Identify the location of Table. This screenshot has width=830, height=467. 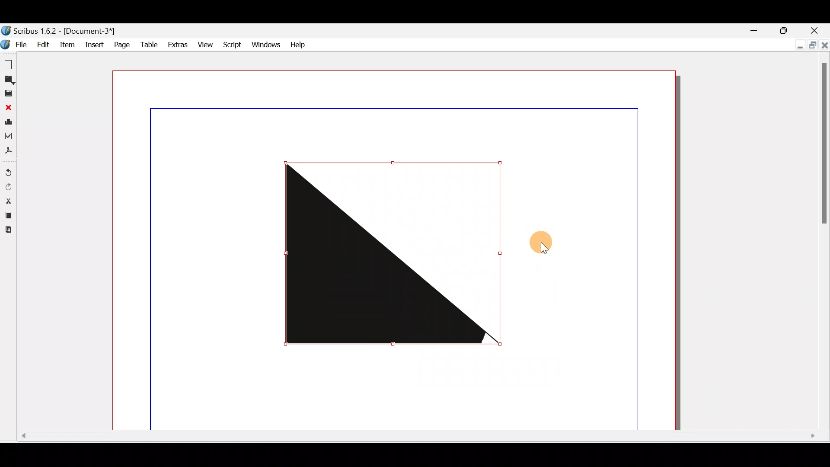
(147, 44).